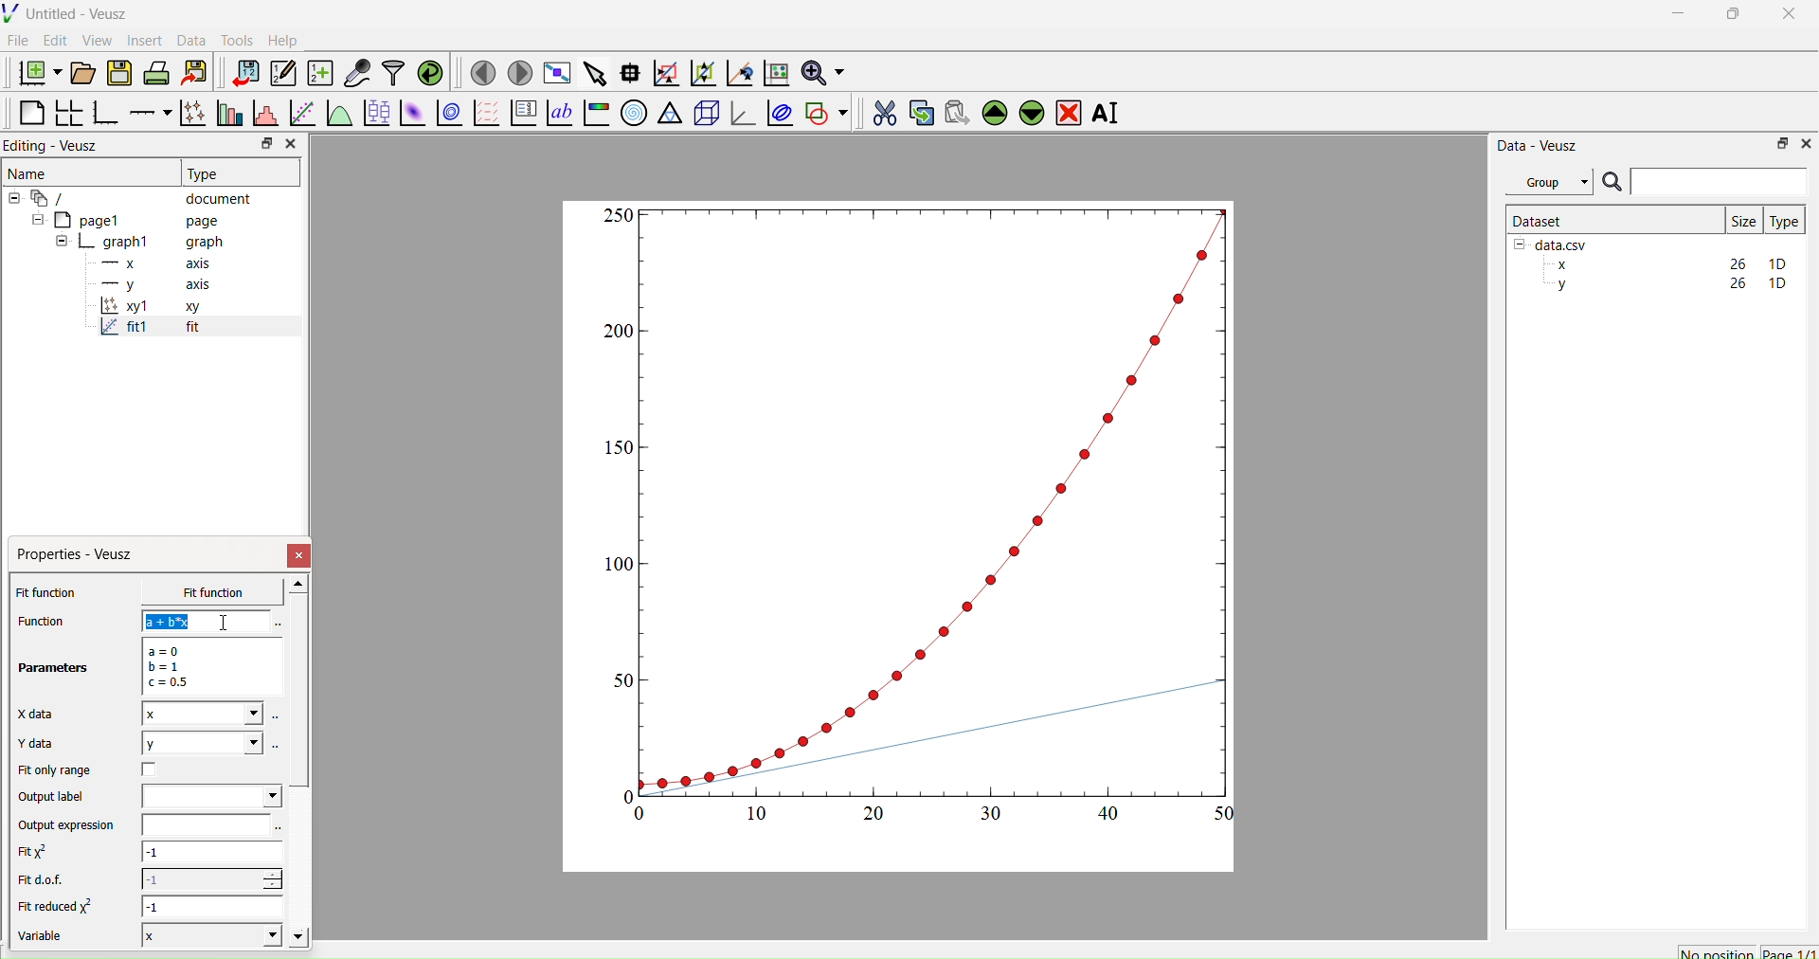 The height and width of the screenshot is (959, 1819). I want to click on Graph, so click(922, 514).